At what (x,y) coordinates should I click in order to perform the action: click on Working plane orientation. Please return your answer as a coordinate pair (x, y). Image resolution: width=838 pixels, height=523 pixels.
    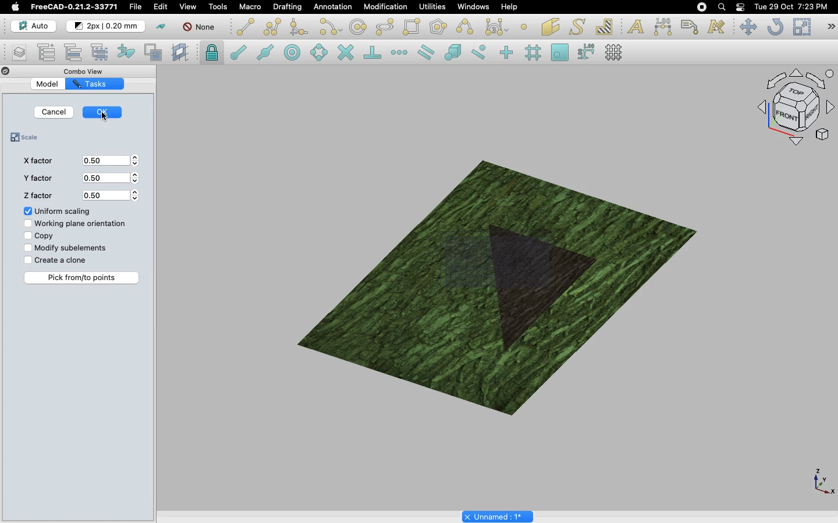
    Looking at the image, I should click on (75, 225).